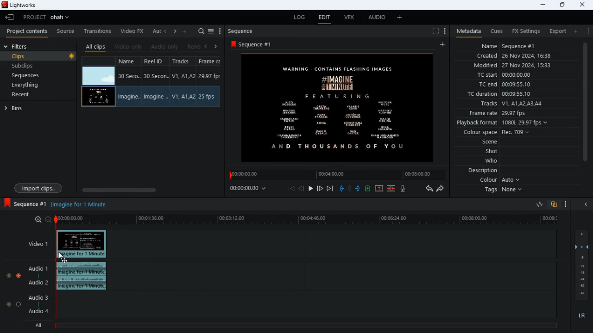 This screenshot has height=333, width=593. I want to click on sequence, so click(25, 203).